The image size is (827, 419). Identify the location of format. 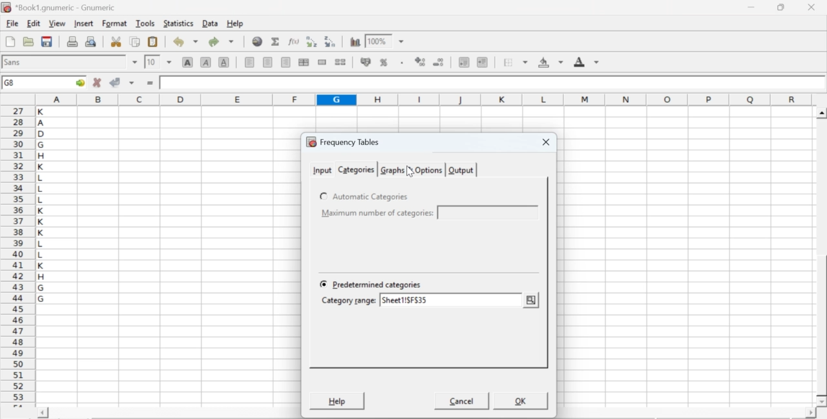
(115, 23).